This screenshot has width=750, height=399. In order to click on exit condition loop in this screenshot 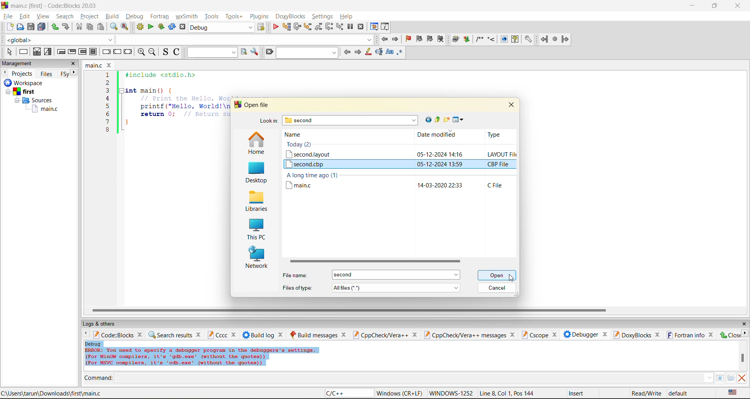, I will do `click(72, 52)`.